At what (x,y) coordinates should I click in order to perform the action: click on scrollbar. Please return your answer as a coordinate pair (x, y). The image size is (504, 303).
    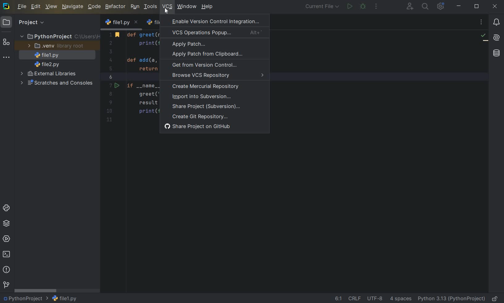
    Looking at the image, I should click on (36, 290).